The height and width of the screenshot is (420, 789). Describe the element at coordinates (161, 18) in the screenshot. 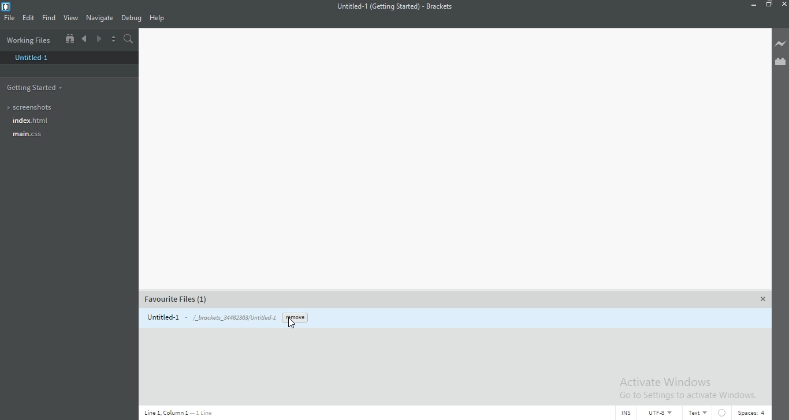

I see `Help` at that location.